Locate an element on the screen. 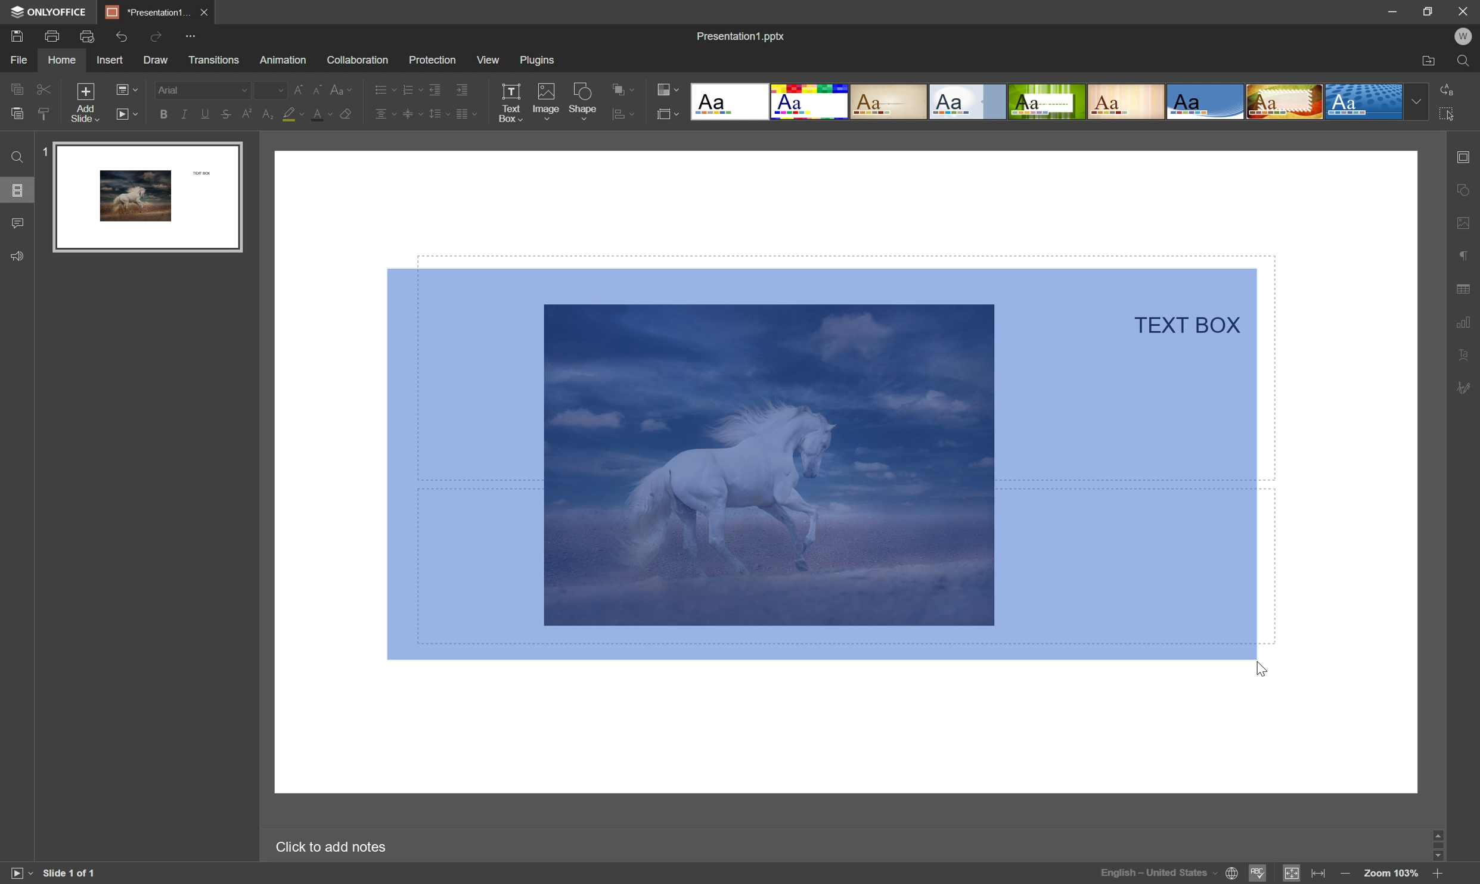  find is located at coordinates (1465, 62).